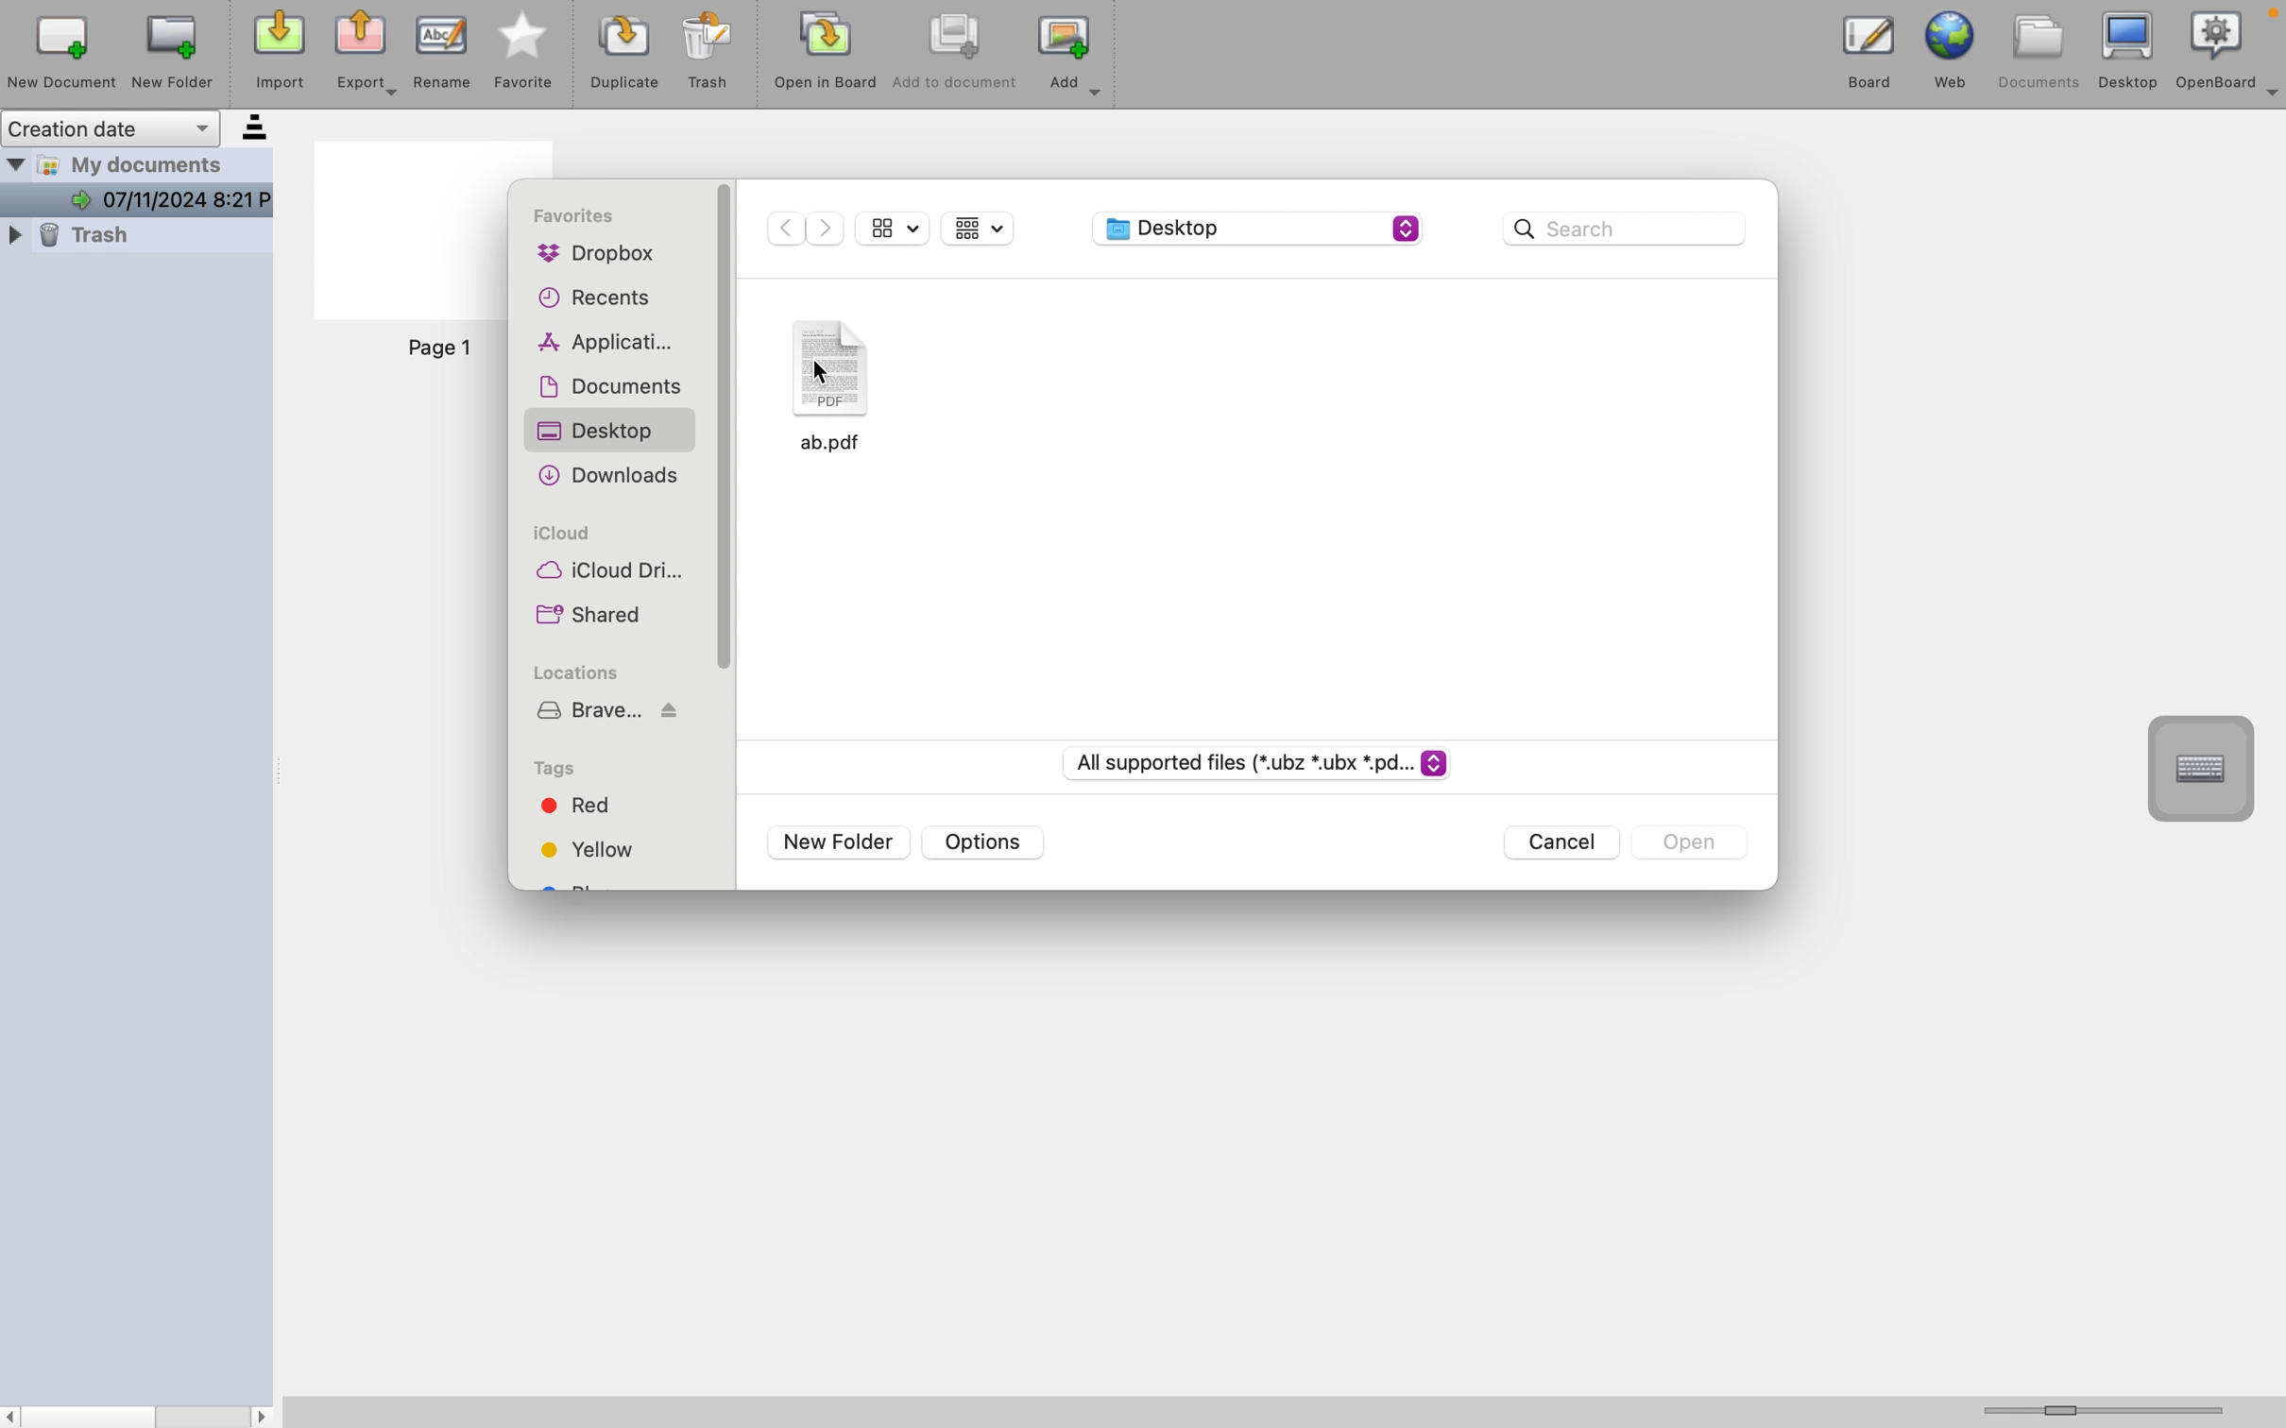 The height and width of the screenshot is (1428, 2286). Describe the element at coordinates (2134, 50) in the screenshot. I see `desktop` at that location.